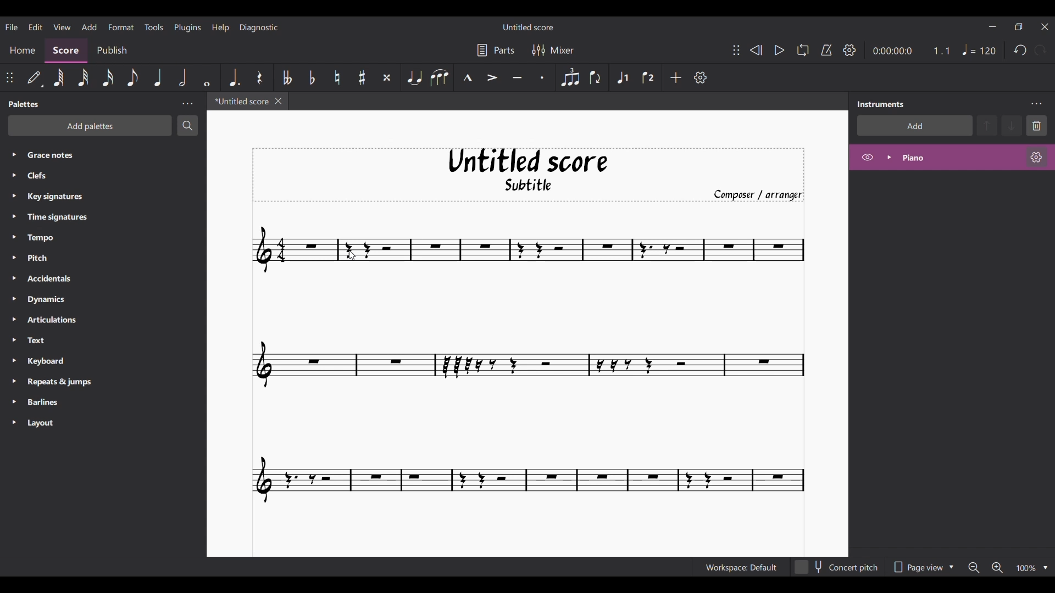  Describe the element at coordinates (65, 51) in the screenshot. I see `Score section, current selection highlighted` at that location.